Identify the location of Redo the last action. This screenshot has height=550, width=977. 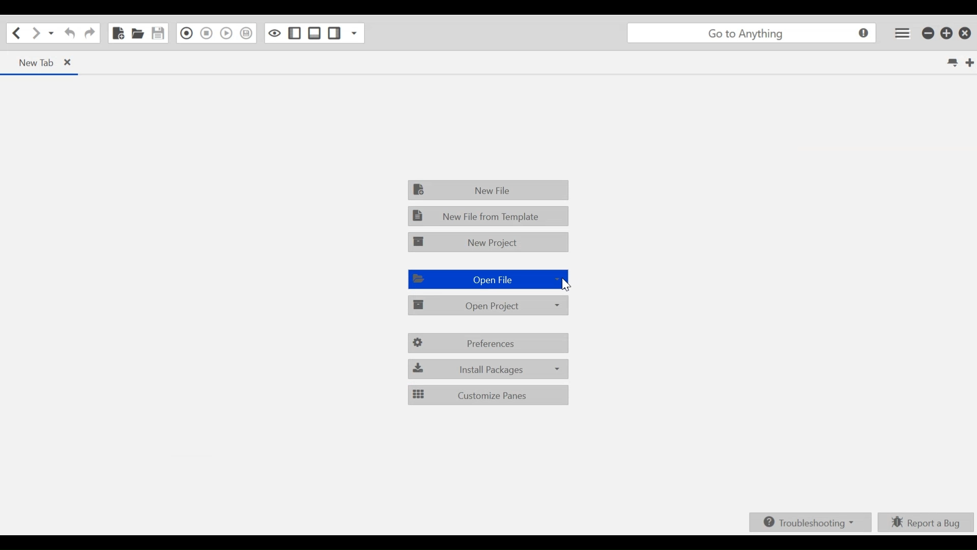
(70, 34).